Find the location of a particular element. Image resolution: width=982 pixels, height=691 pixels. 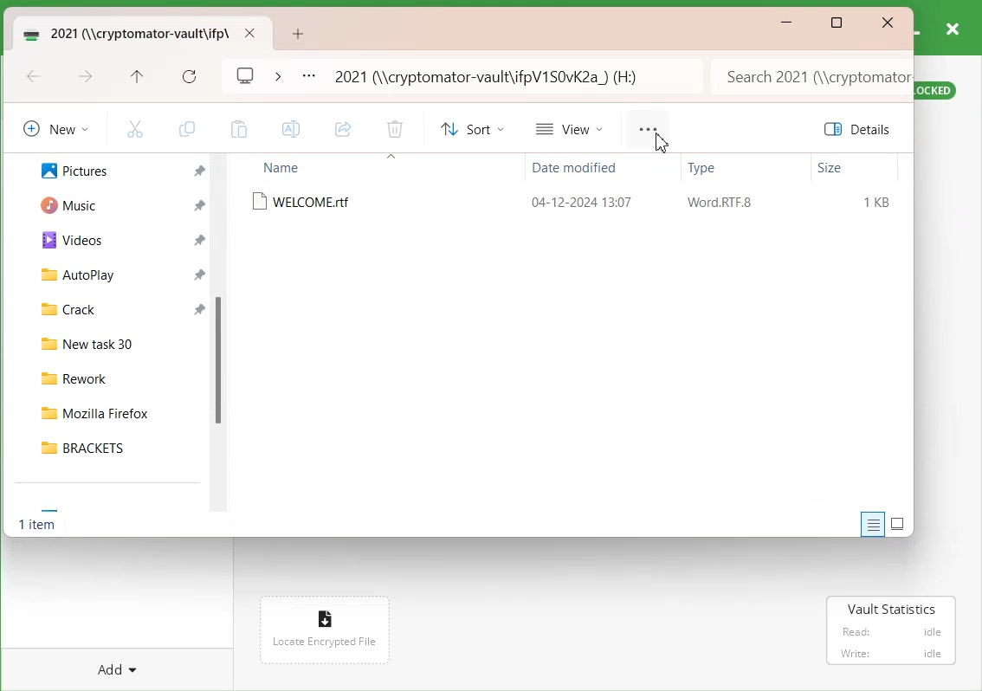

Search bar is located at coordinates (810, 76).